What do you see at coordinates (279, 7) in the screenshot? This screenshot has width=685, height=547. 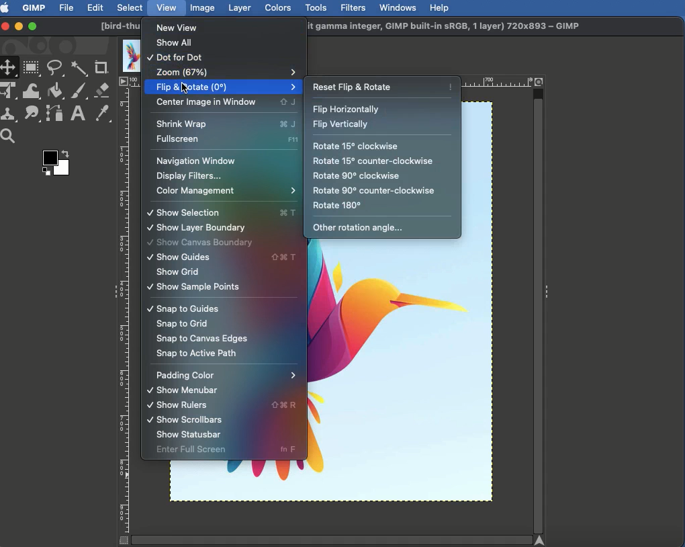 I see `Colors` at bounding box center [279, 7].